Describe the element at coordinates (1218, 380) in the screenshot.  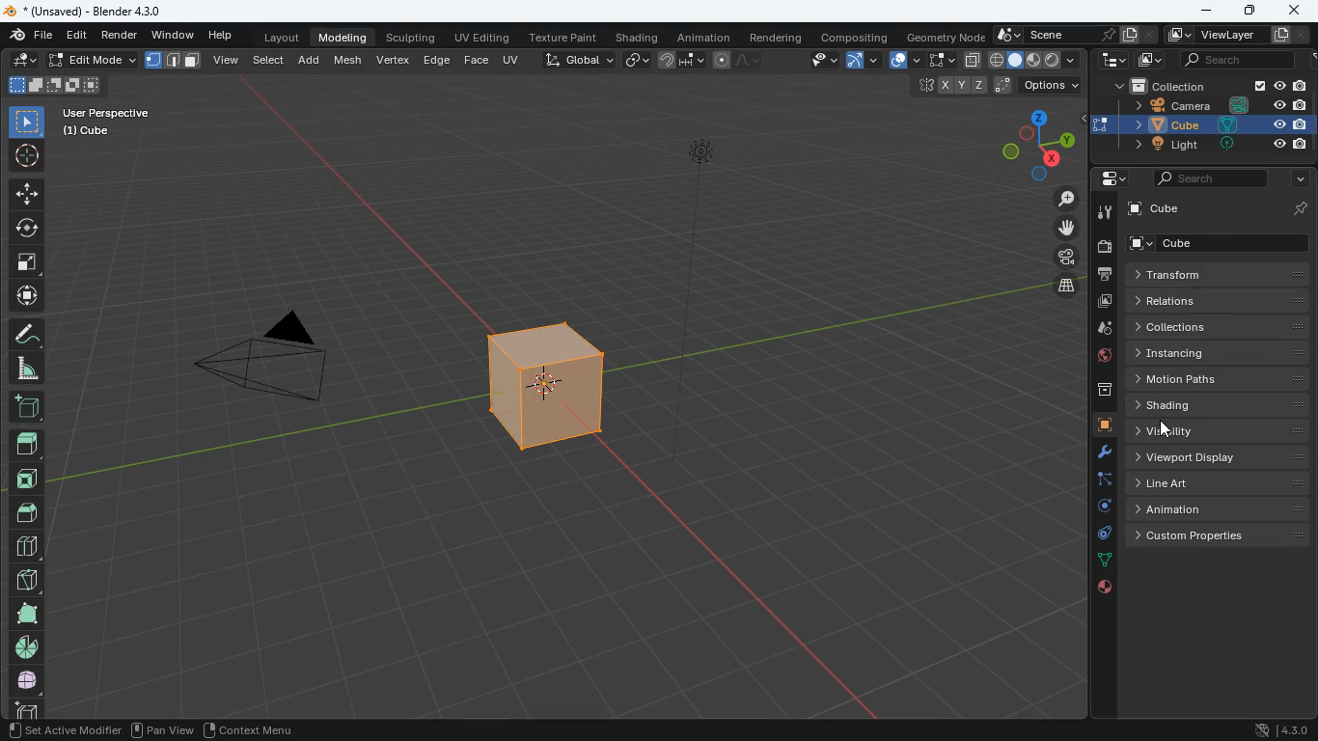
I see `motion paths` at that location.